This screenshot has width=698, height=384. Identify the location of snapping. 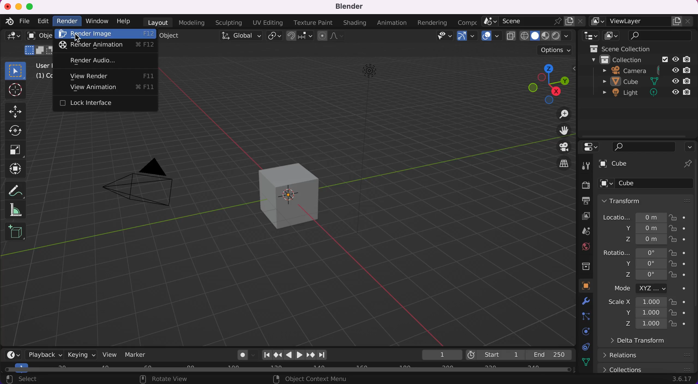
(299, 36).